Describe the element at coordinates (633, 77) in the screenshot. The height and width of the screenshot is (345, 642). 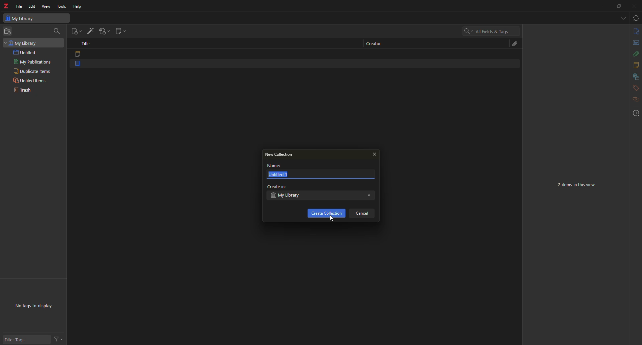
I see `library` at that location.